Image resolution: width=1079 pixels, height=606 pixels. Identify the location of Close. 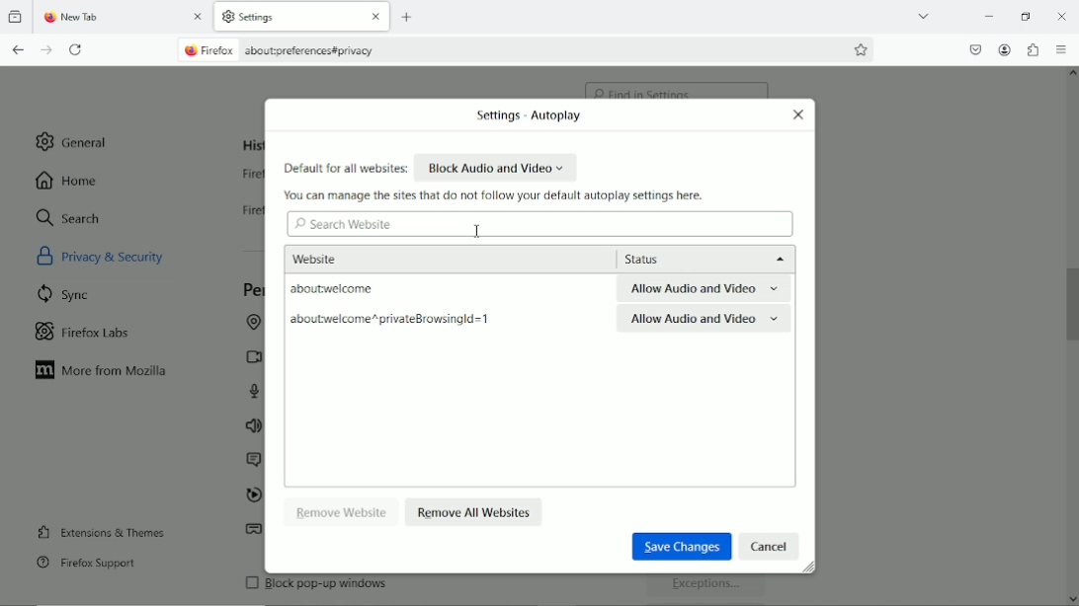
(1063, 18).